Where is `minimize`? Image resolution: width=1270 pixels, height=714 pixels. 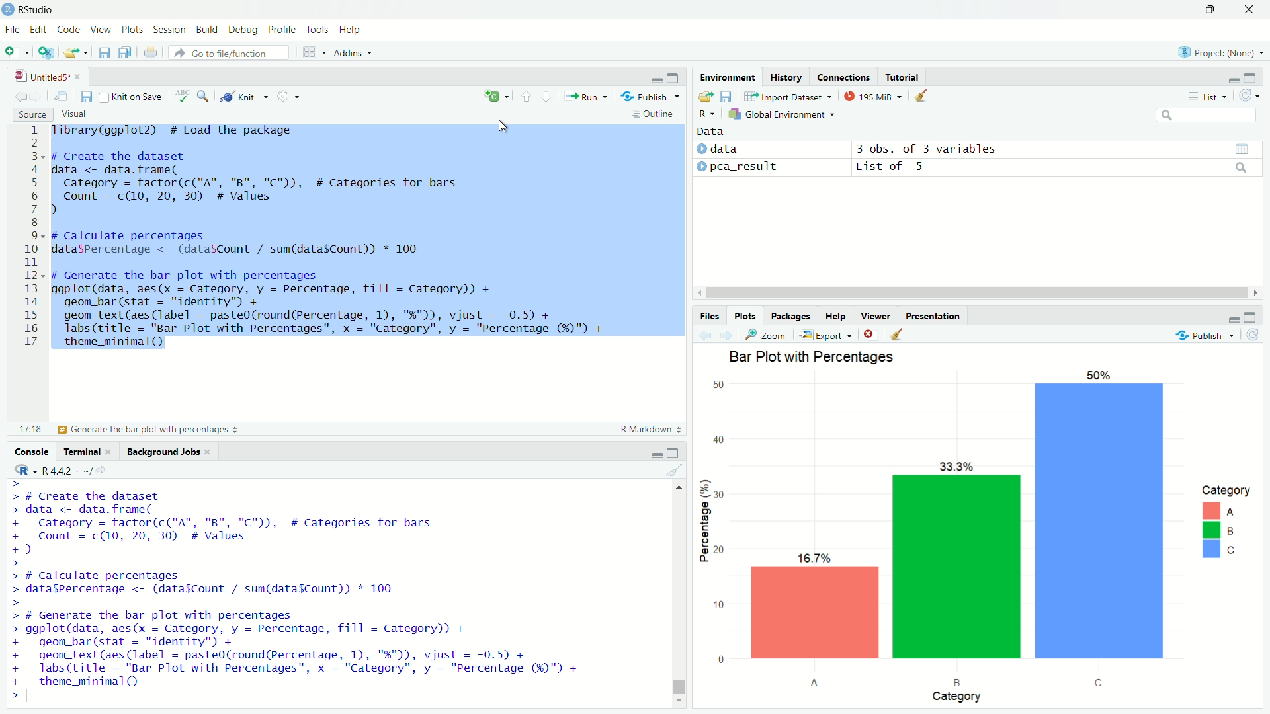
minimize is located at coordinates (657, 452).